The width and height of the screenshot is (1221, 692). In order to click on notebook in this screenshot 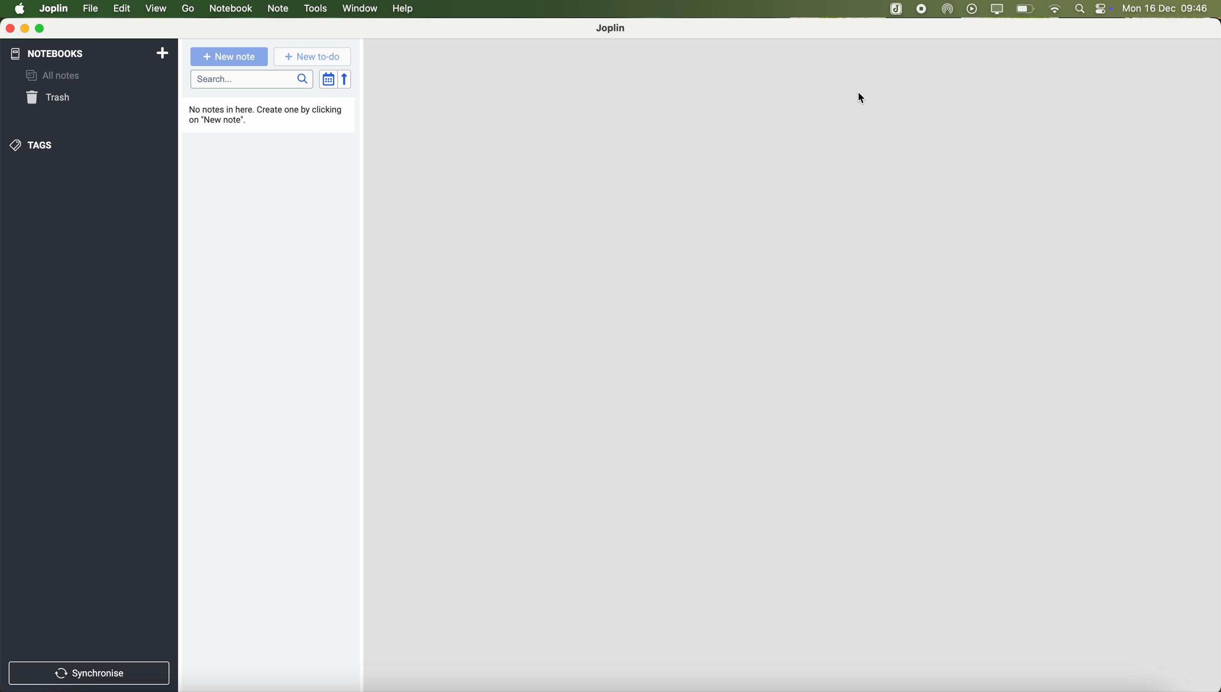, I will do `click(230, 9)`.